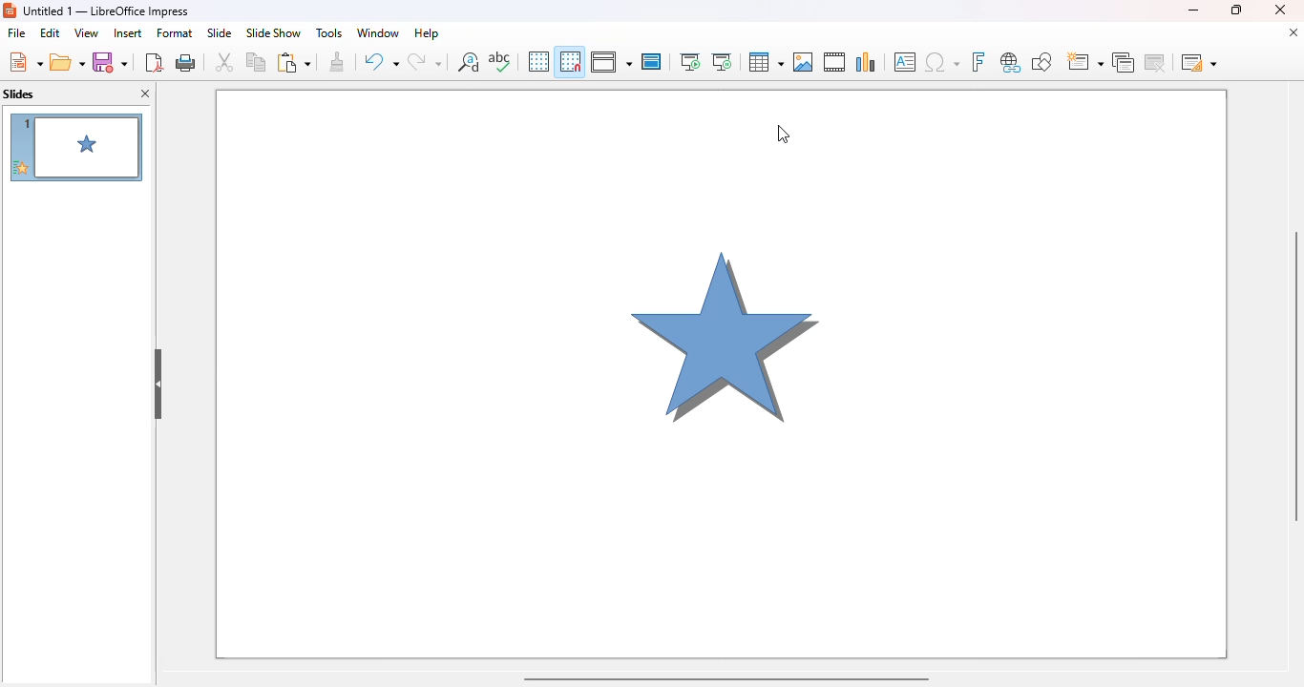 The width and height of the screenshot is (1304, 687). I want to click on slide layout, so click(1199, 62).